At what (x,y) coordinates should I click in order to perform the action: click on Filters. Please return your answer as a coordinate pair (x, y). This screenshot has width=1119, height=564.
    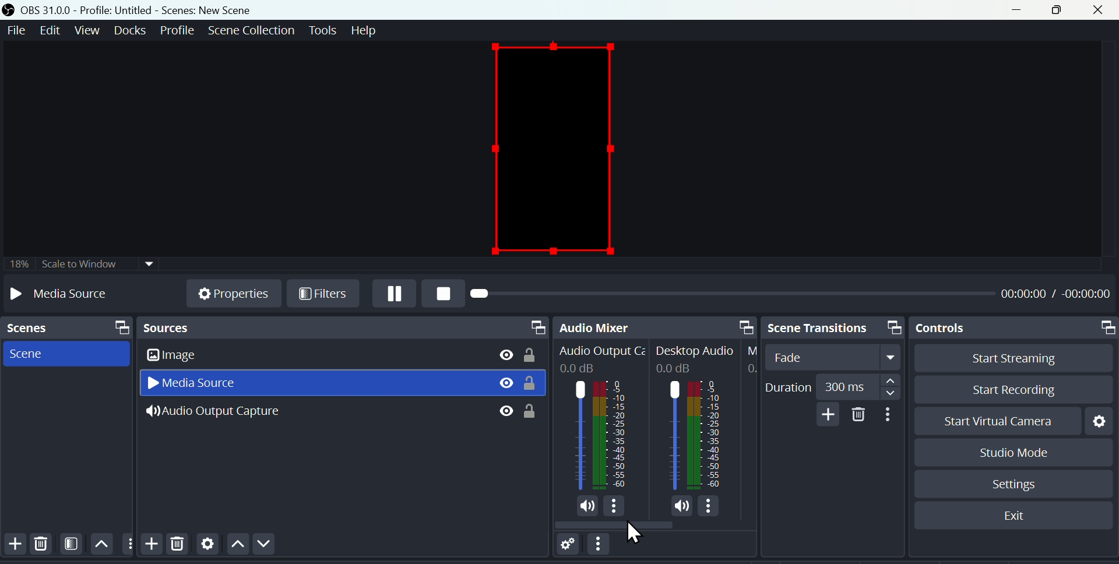
    Looking at the image, I should click on (321, 295).